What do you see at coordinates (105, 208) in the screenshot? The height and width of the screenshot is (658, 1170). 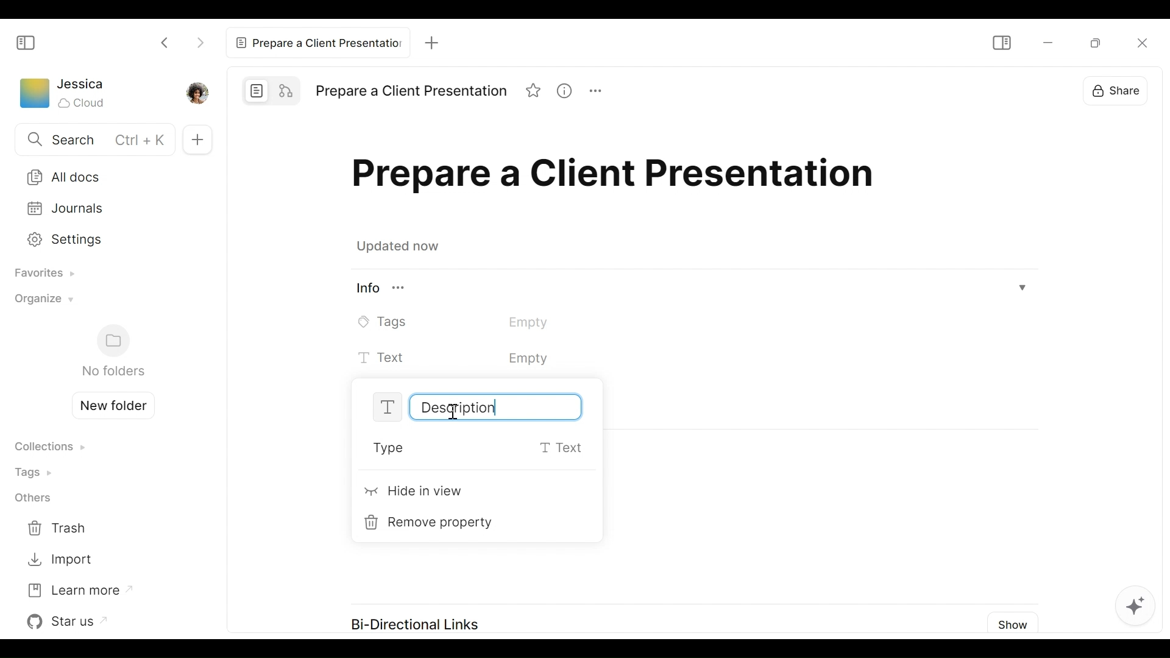 I see `Journals` at bounding box center [105, 208].